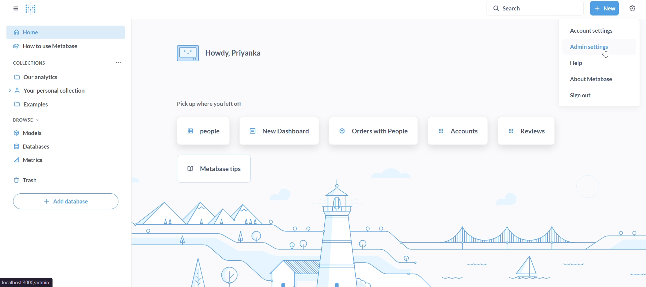  Describe the element at coordinates (67, 47) in the screenshot. I see `how to use metabase` at that location.